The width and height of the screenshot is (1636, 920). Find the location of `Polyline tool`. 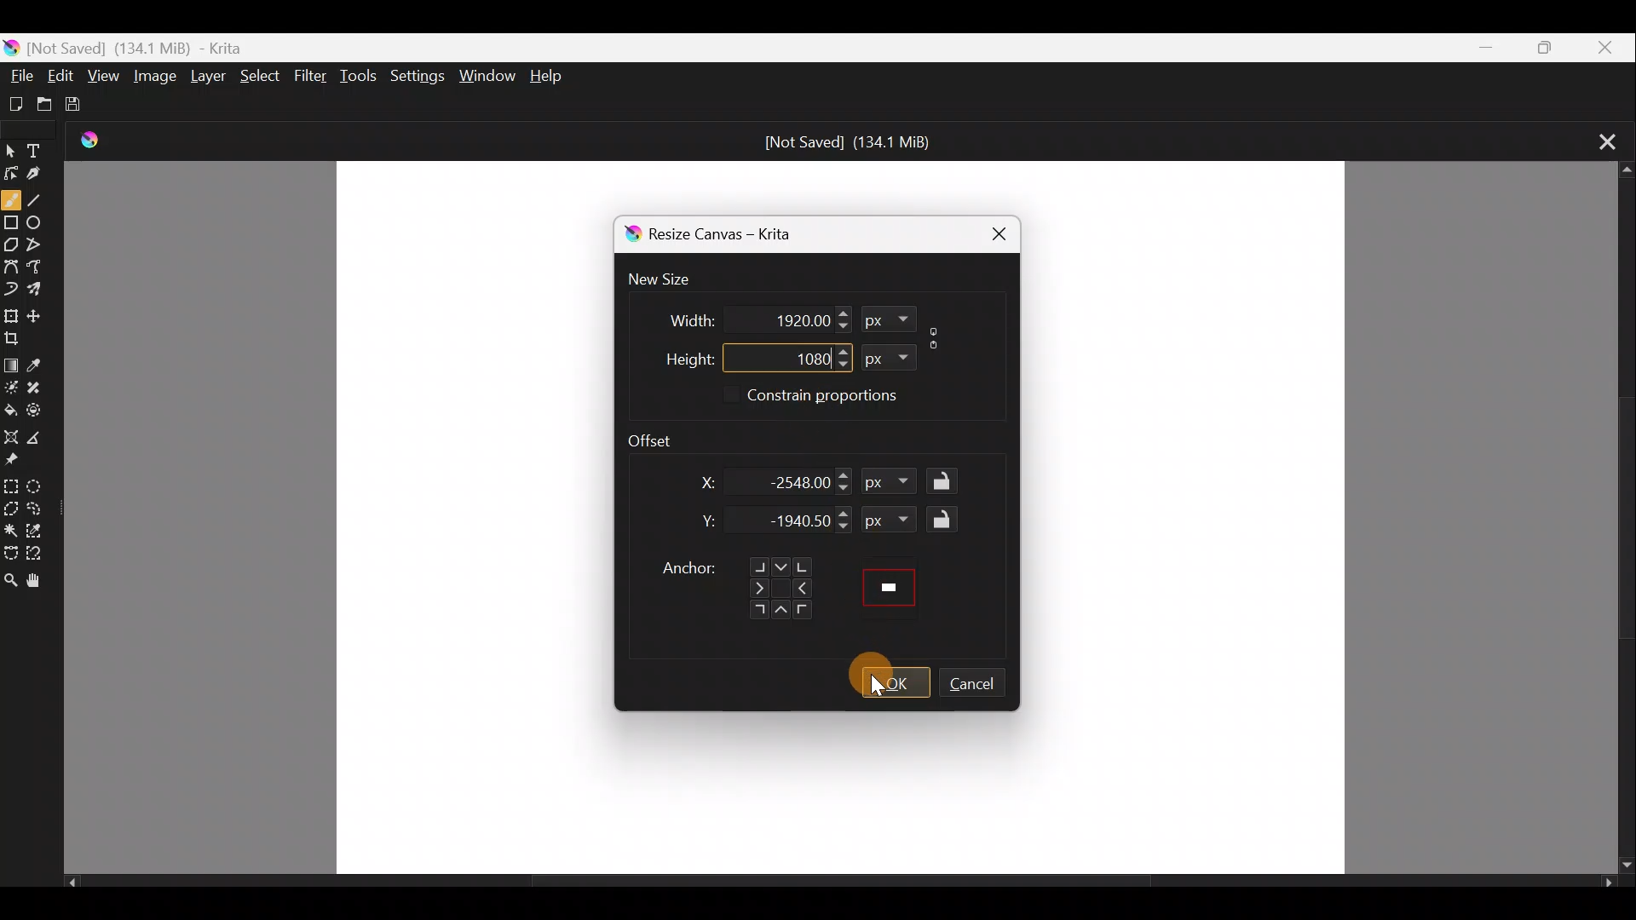

Polyline tool is located at coordinates (41, 239).